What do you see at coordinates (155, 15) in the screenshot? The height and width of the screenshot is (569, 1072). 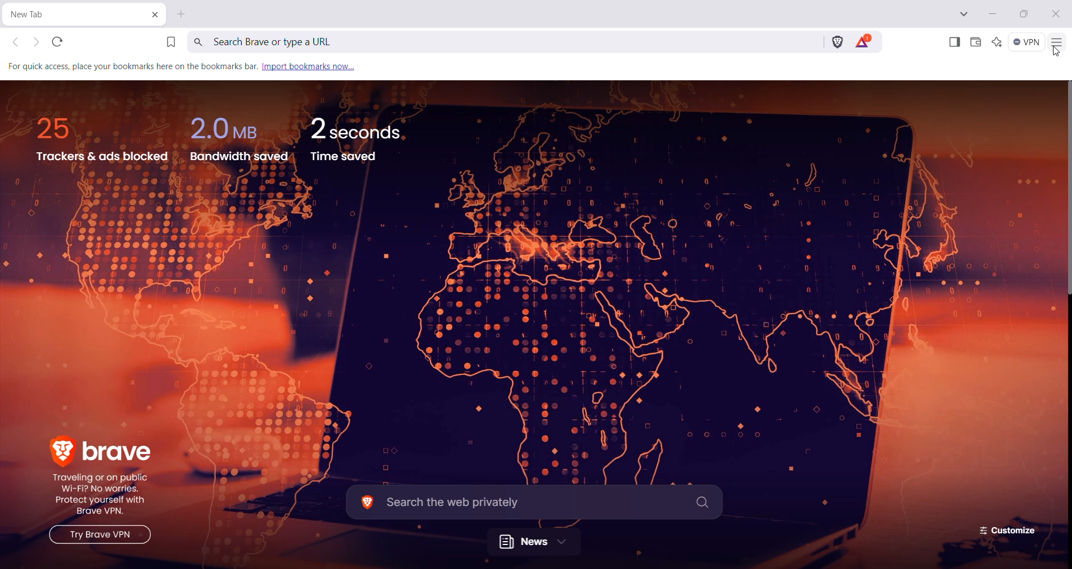 I see `Close Current tab` at bounding box center [155, 15].